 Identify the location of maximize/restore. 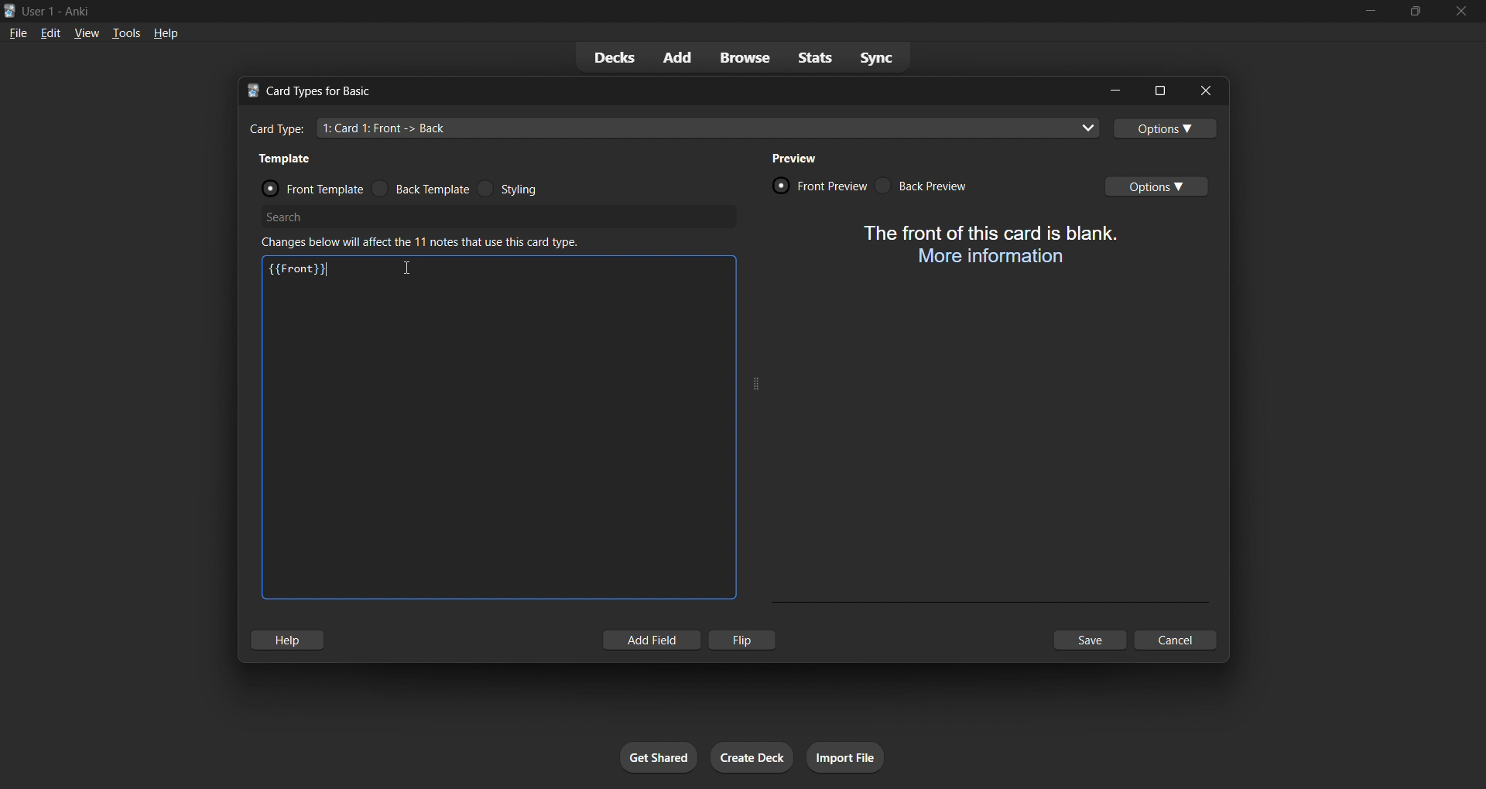
(1413, 10).